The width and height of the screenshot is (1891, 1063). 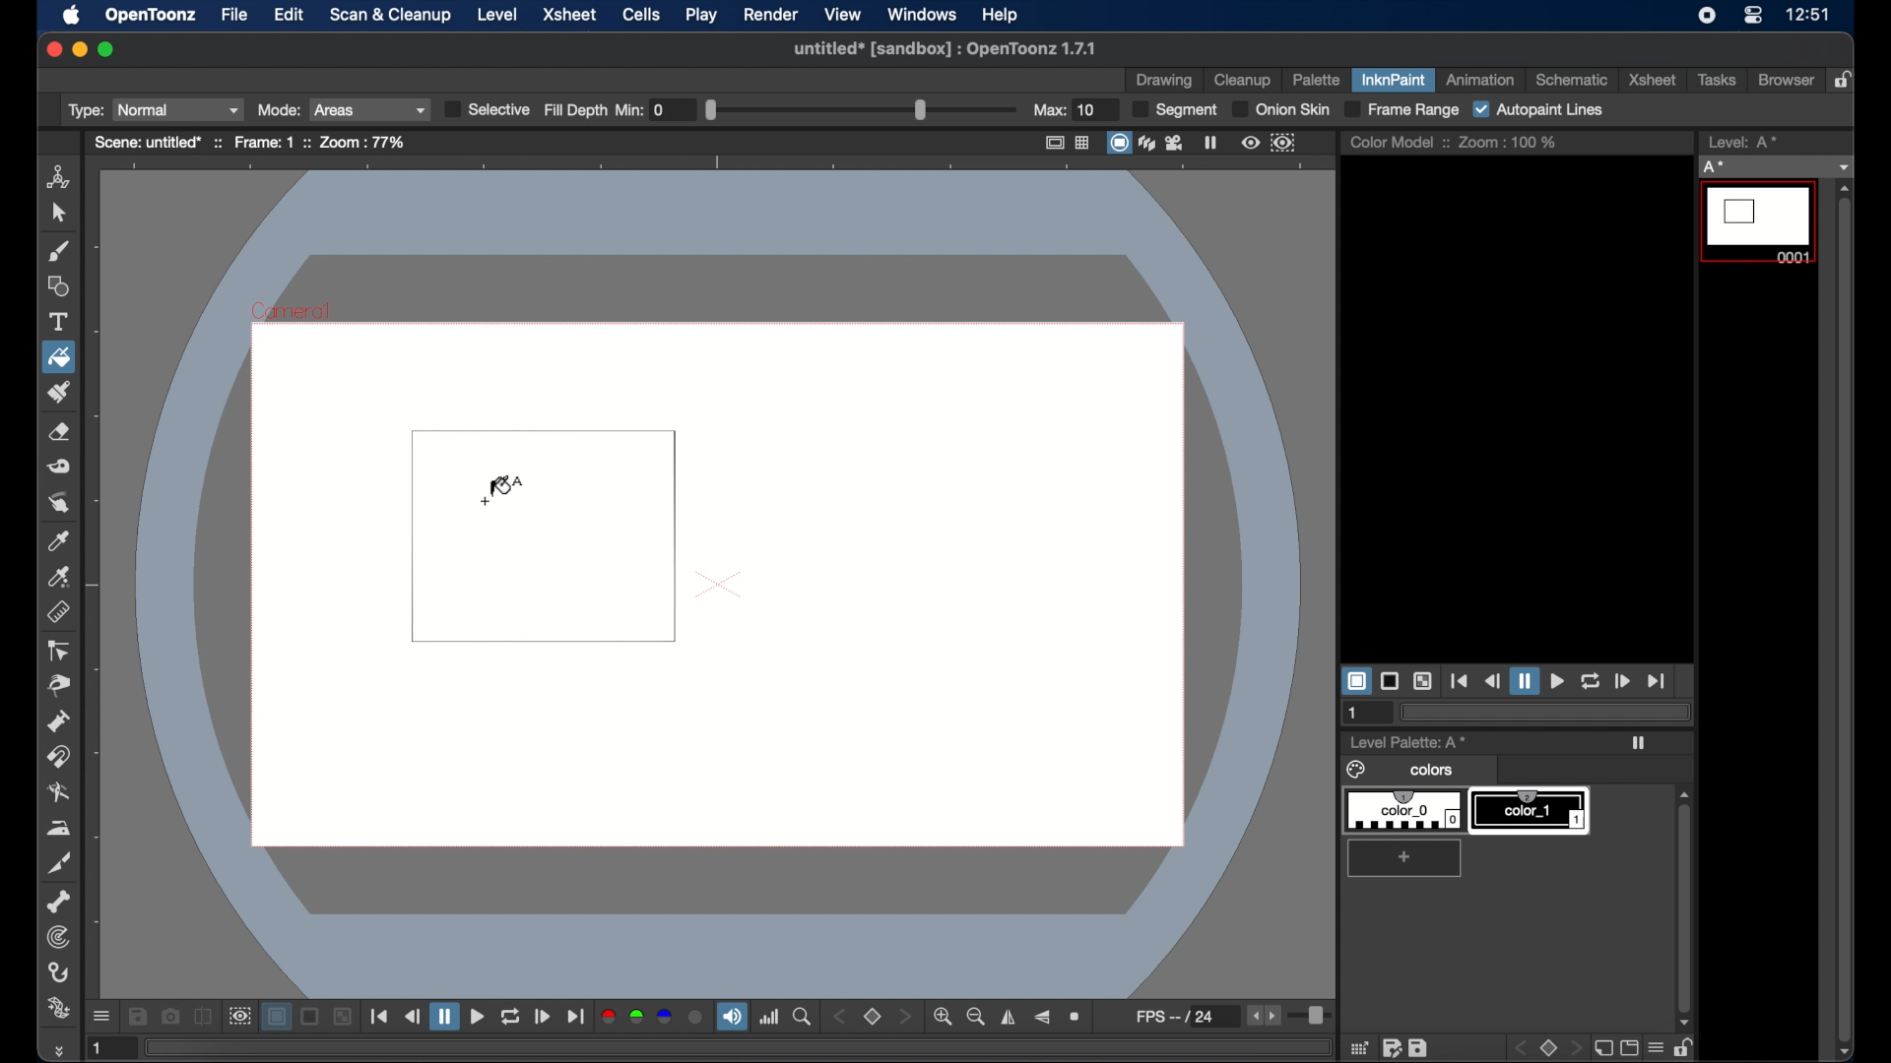 I want to click on more options, so click(x=101, y=1018).